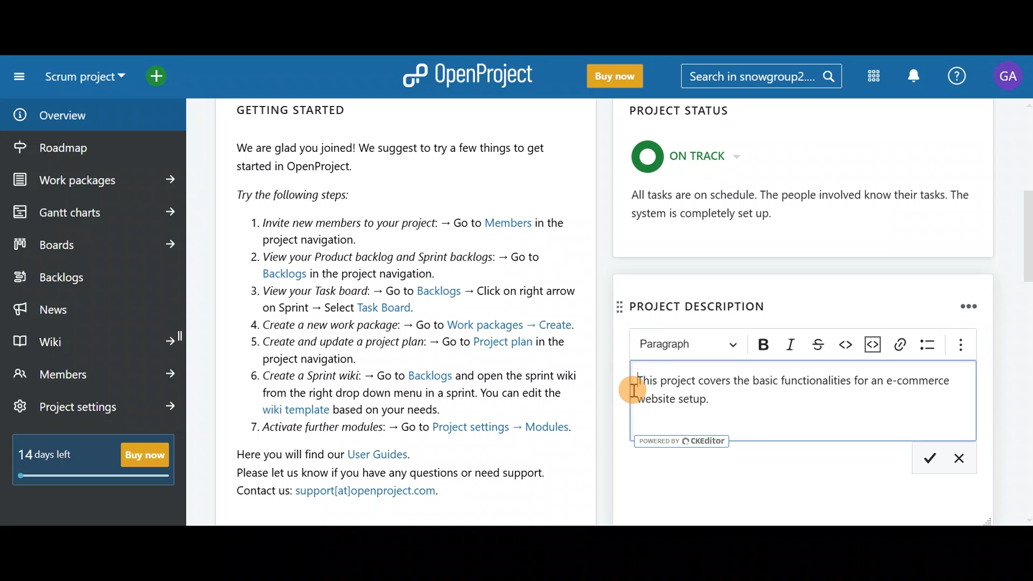 The image size is (1033, 581). I want to click on Overview, so click(80, 115).